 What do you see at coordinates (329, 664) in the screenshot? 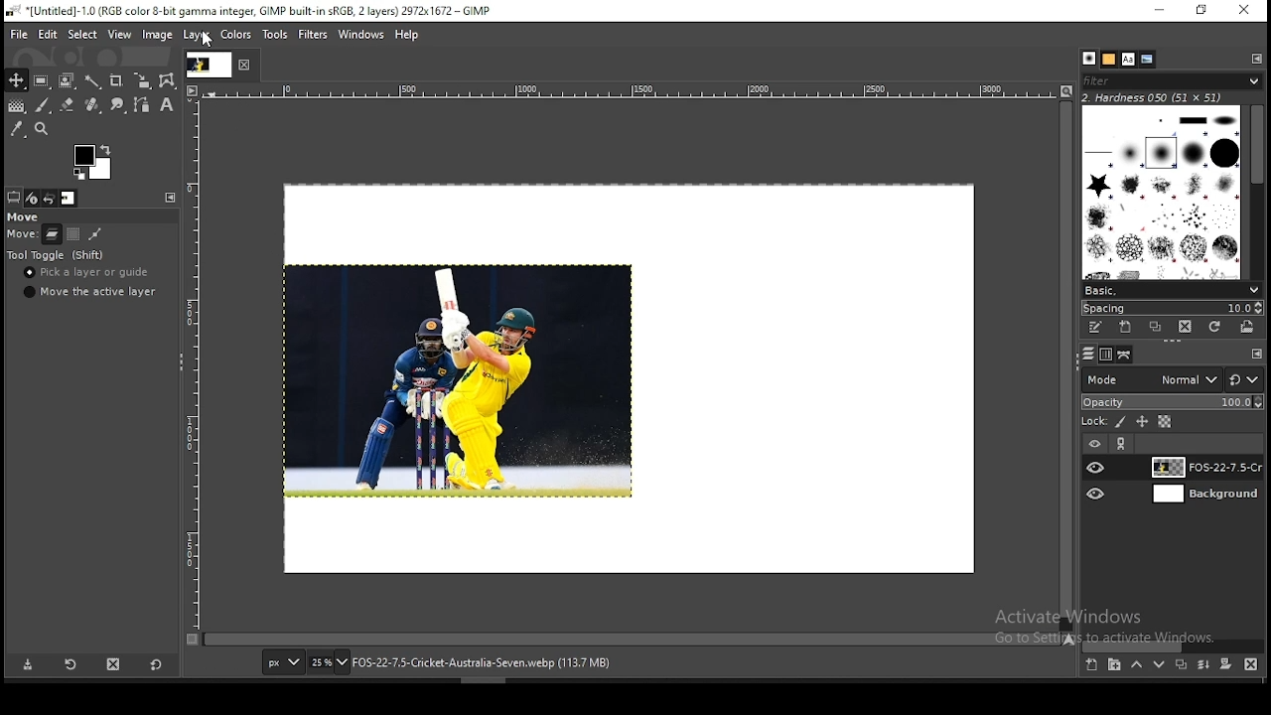
I see `zoom status` at bounding box center [329, 664].